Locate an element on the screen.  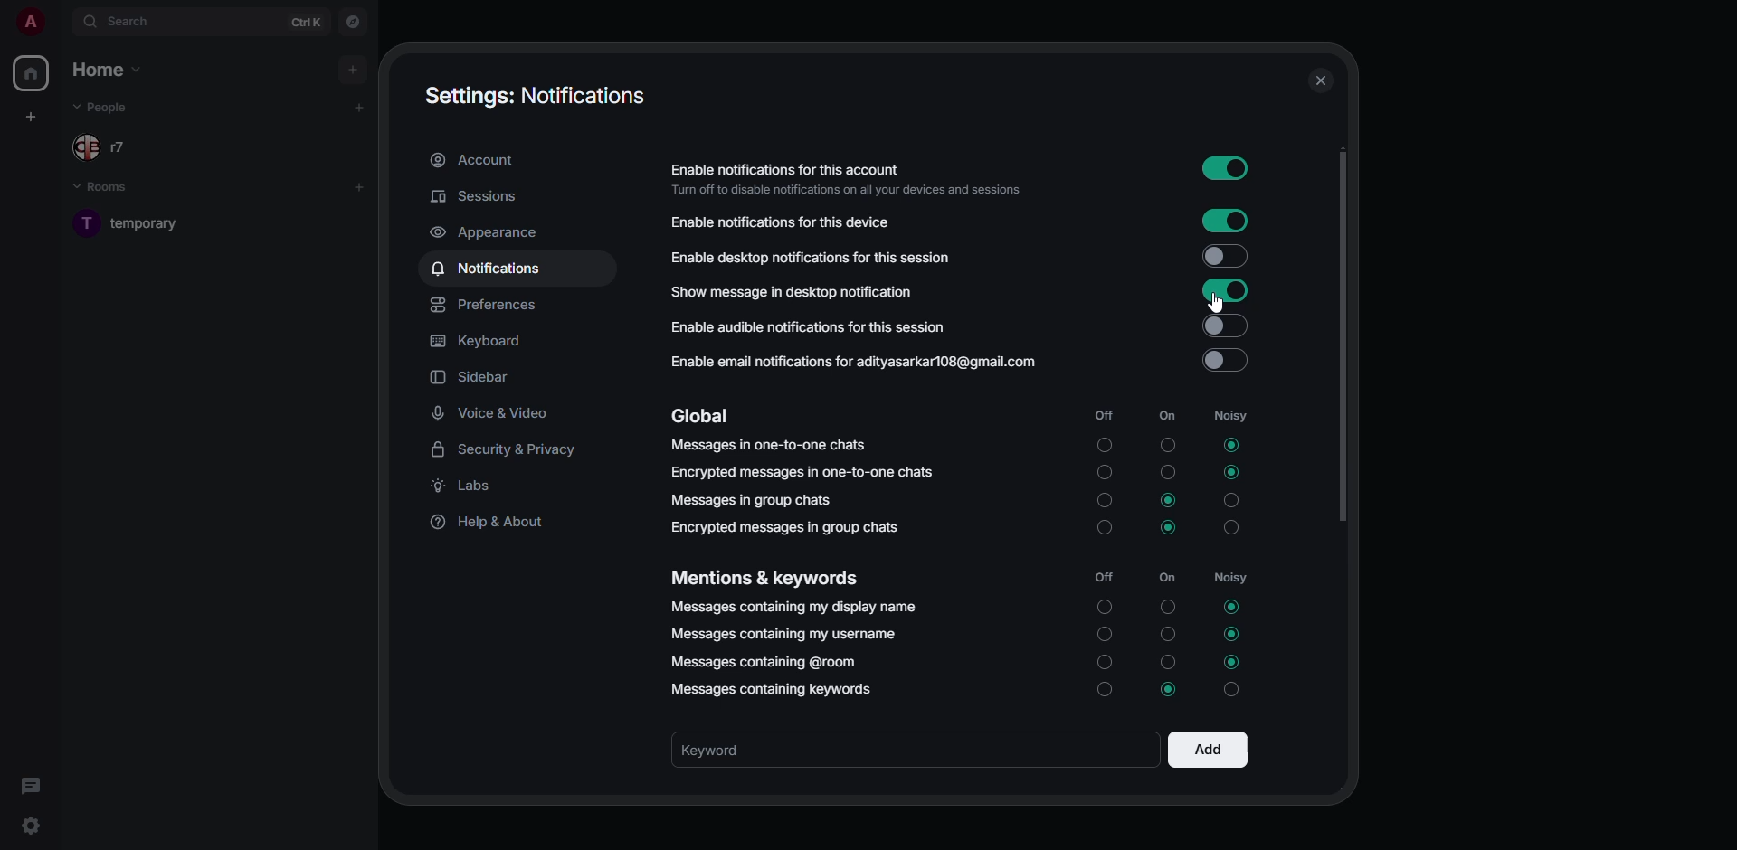
selected is located at coordinates (1169, 528).